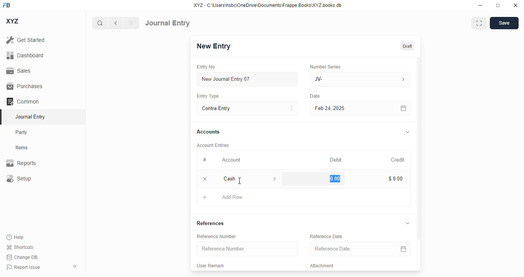 Image resolution: width=524 pixels, height=277 pixels. Describe the element at coordinates (274, 179) in the screenshot. I see `account information` at that location.